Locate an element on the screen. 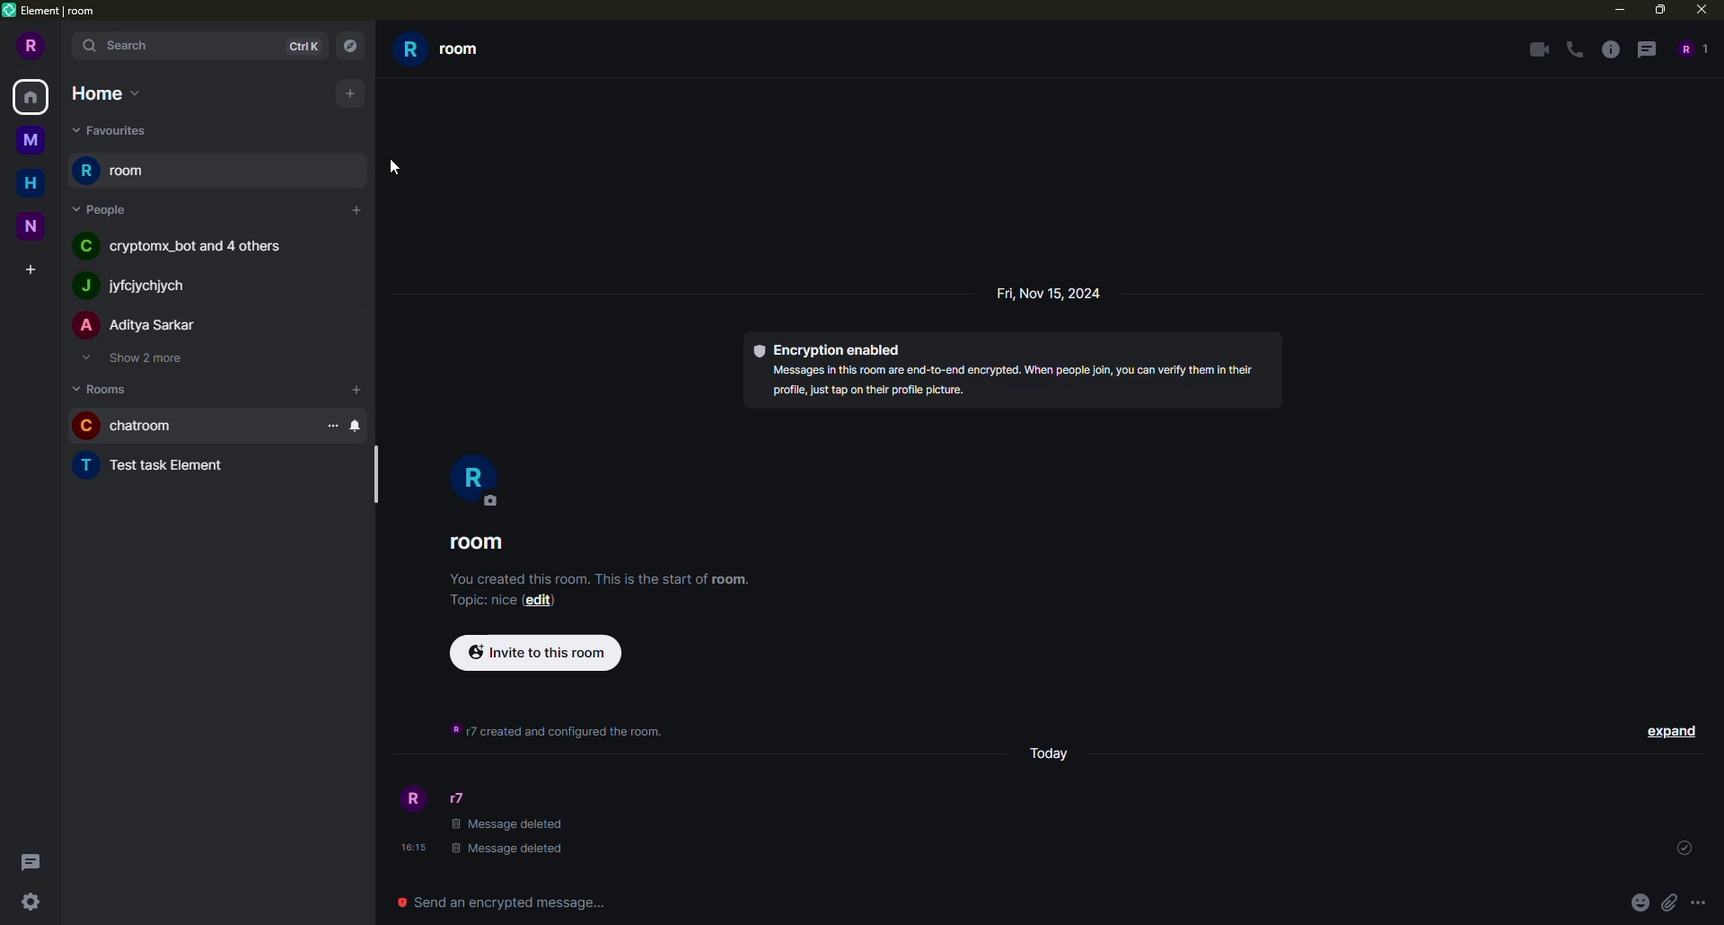  profile is located at coordinates (411, 798).